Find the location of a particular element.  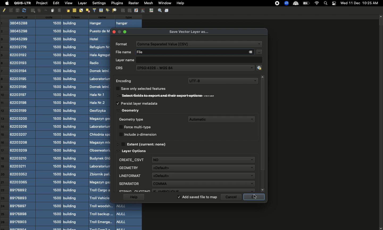

Notification is located at coordinates (334, 3).